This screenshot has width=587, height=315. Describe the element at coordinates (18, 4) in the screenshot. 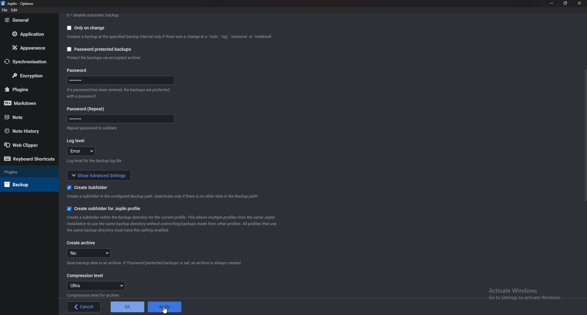

I see `joplin` at that location.